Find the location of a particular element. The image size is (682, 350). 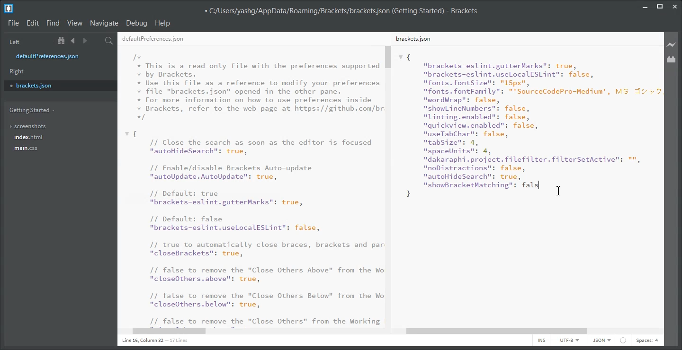

{"brackets-eslint.gutterMarks": true,"brackets-eslint.uselocalESLint": false,"fonts. fontSize": "15px","fonts. fontFamily": "'SourceCodePro-Medium', MS J:"wordWrap": false,"show ineNumbers": false,"linting.enabled": false,"quickview.enabled": false,"useTabChar": false,"tabSize": 4,"spaceUnits": 4,"dakaraphi.project. filefilter.filterSetActive": "","noDistractions": false,"autoHideSearch”: true,nshowBracketMatching": fals } is located at coordinates (529, 126).